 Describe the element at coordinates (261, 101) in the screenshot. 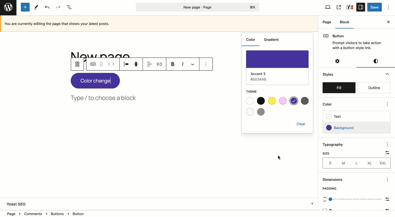

I see `Black` at that location.